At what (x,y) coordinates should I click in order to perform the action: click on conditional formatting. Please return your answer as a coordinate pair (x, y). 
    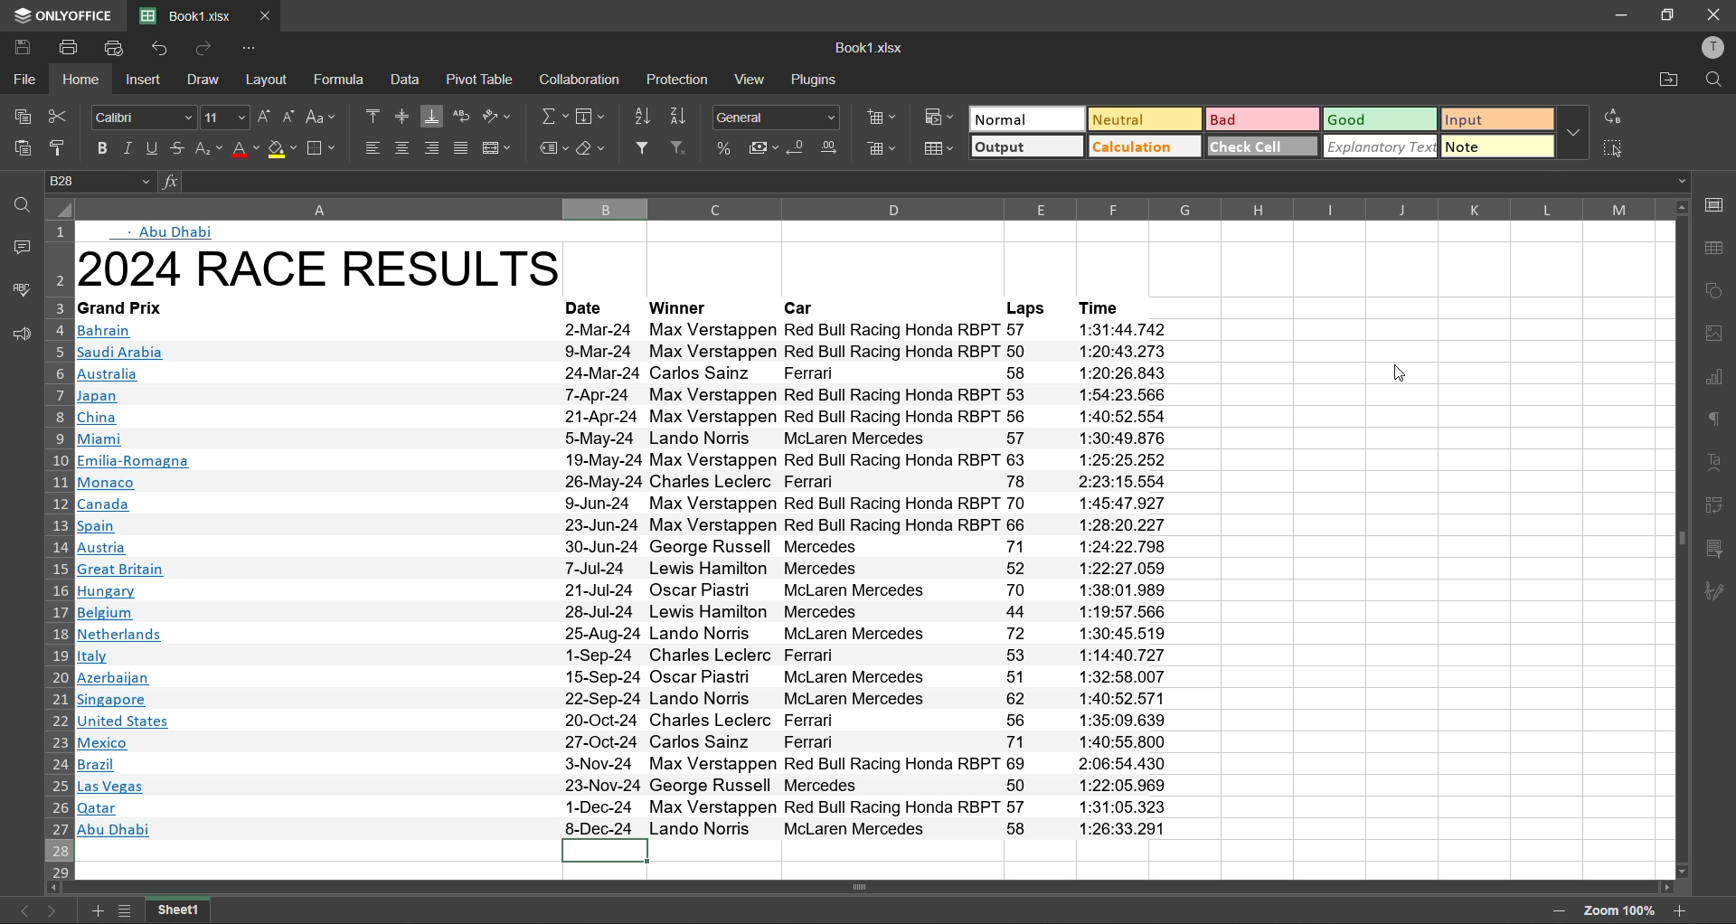
    Looking at the image, I should click on (940, 118).